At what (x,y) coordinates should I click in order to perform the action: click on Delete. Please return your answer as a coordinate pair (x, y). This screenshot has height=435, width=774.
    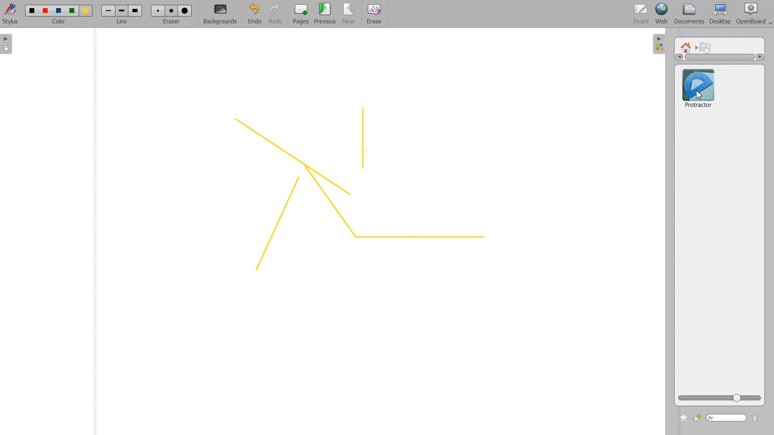
    Looking at the image, I should click on (755, 418).